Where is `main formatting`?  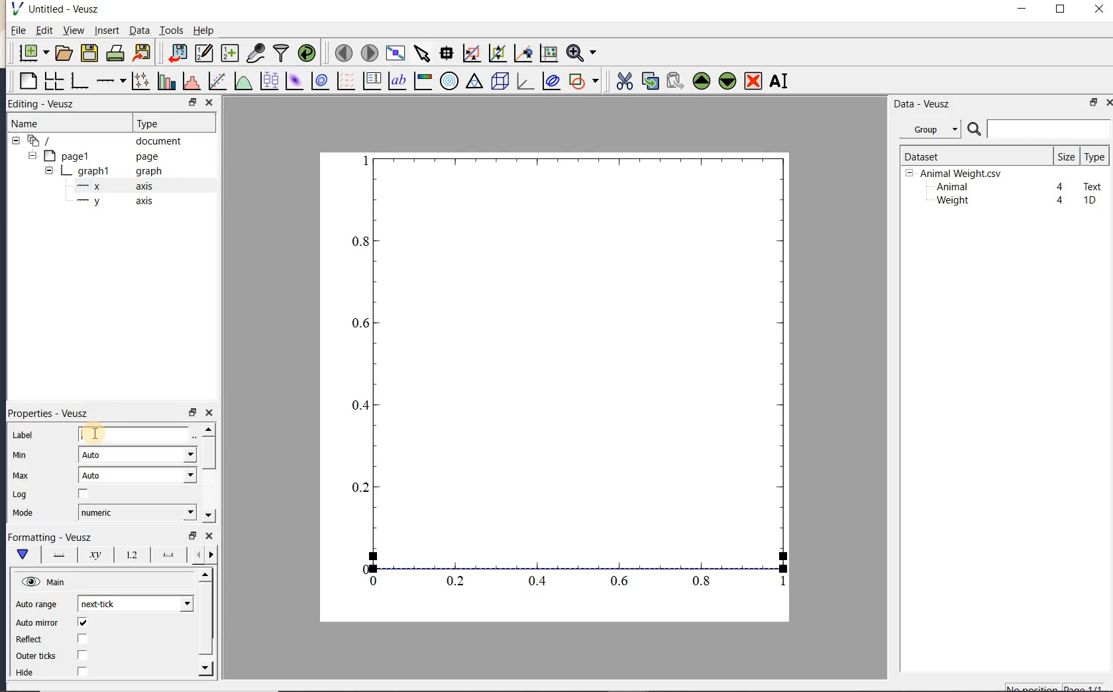
main formatting is located at coordinates (22, 554).